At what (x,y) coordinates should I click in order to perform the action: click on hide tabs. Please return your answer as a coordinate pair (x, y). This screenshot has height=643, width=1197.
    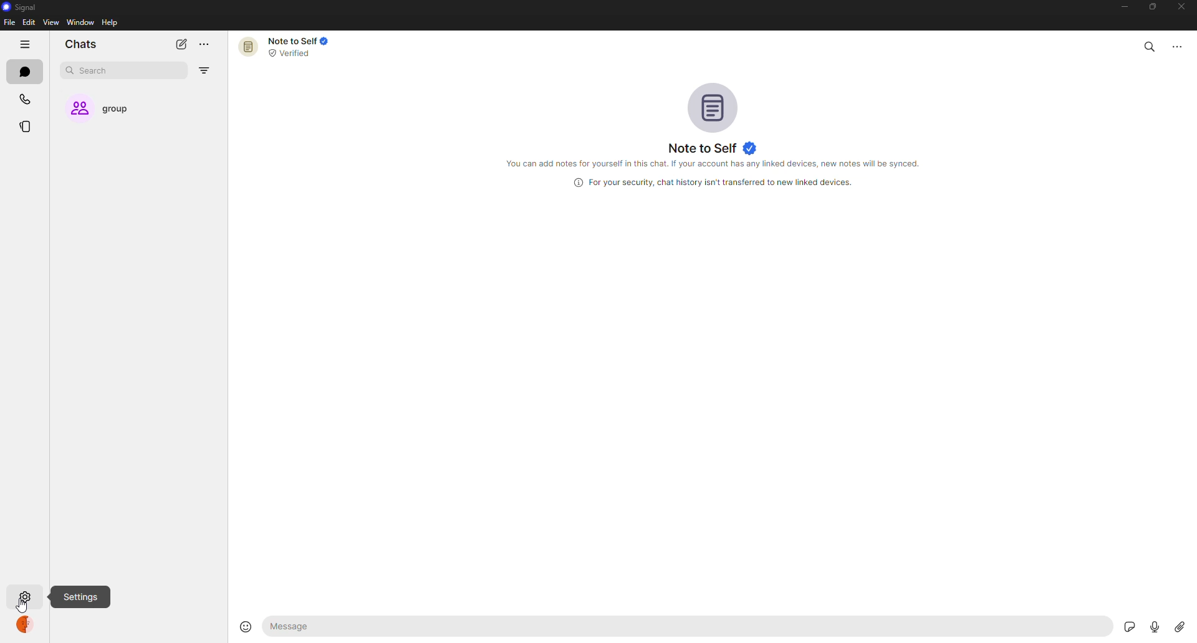
    Looking at the image, I should click on (26, 45).